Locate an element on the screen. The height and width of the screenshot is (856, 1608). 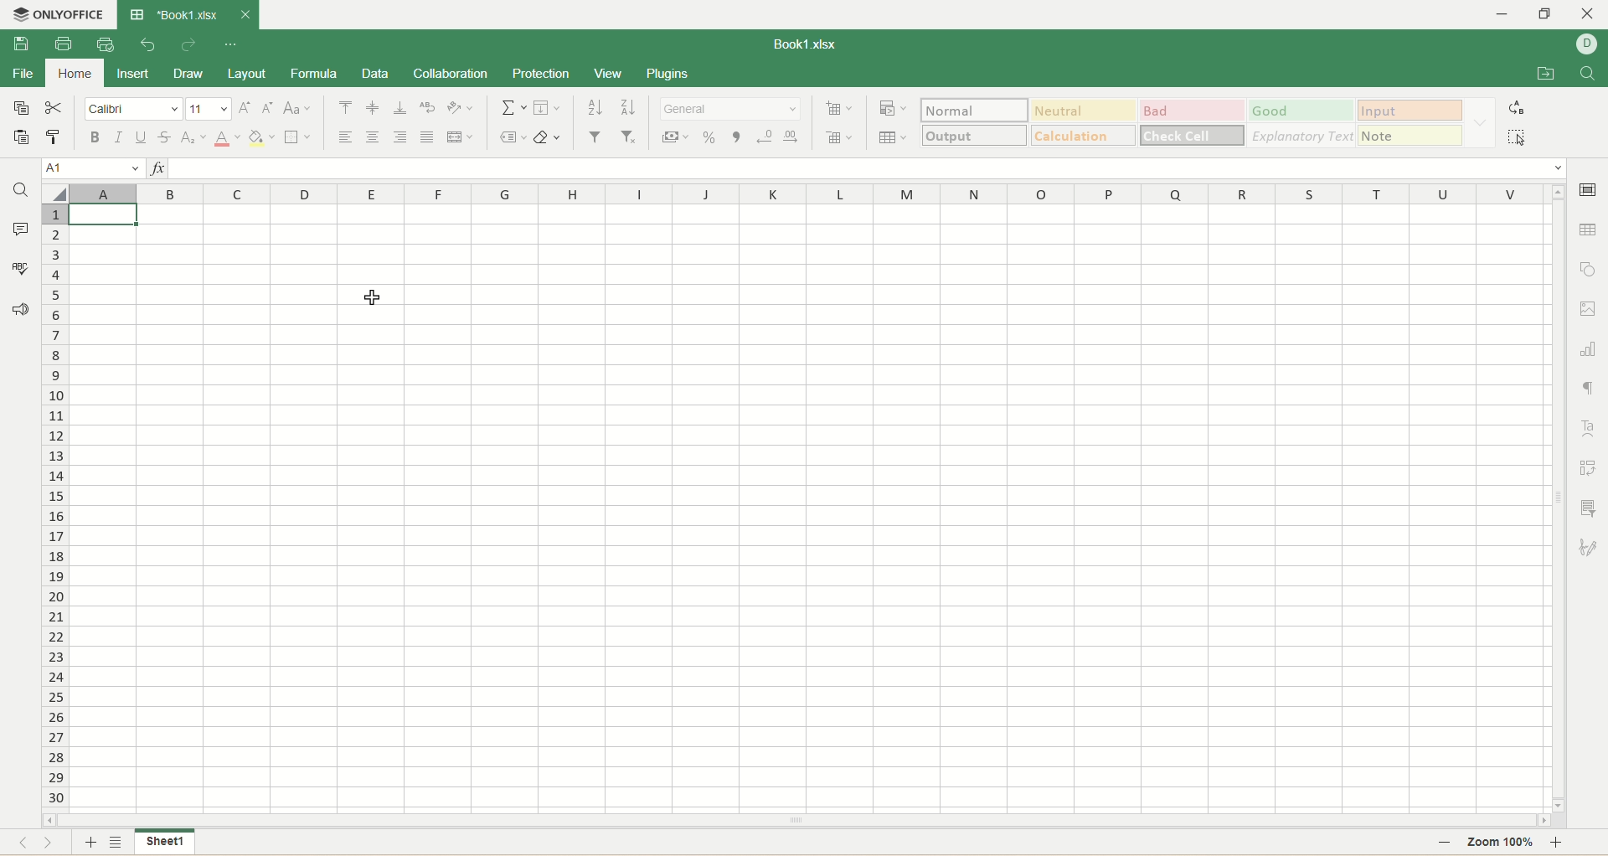
justified is located at coordinates (427, 139).